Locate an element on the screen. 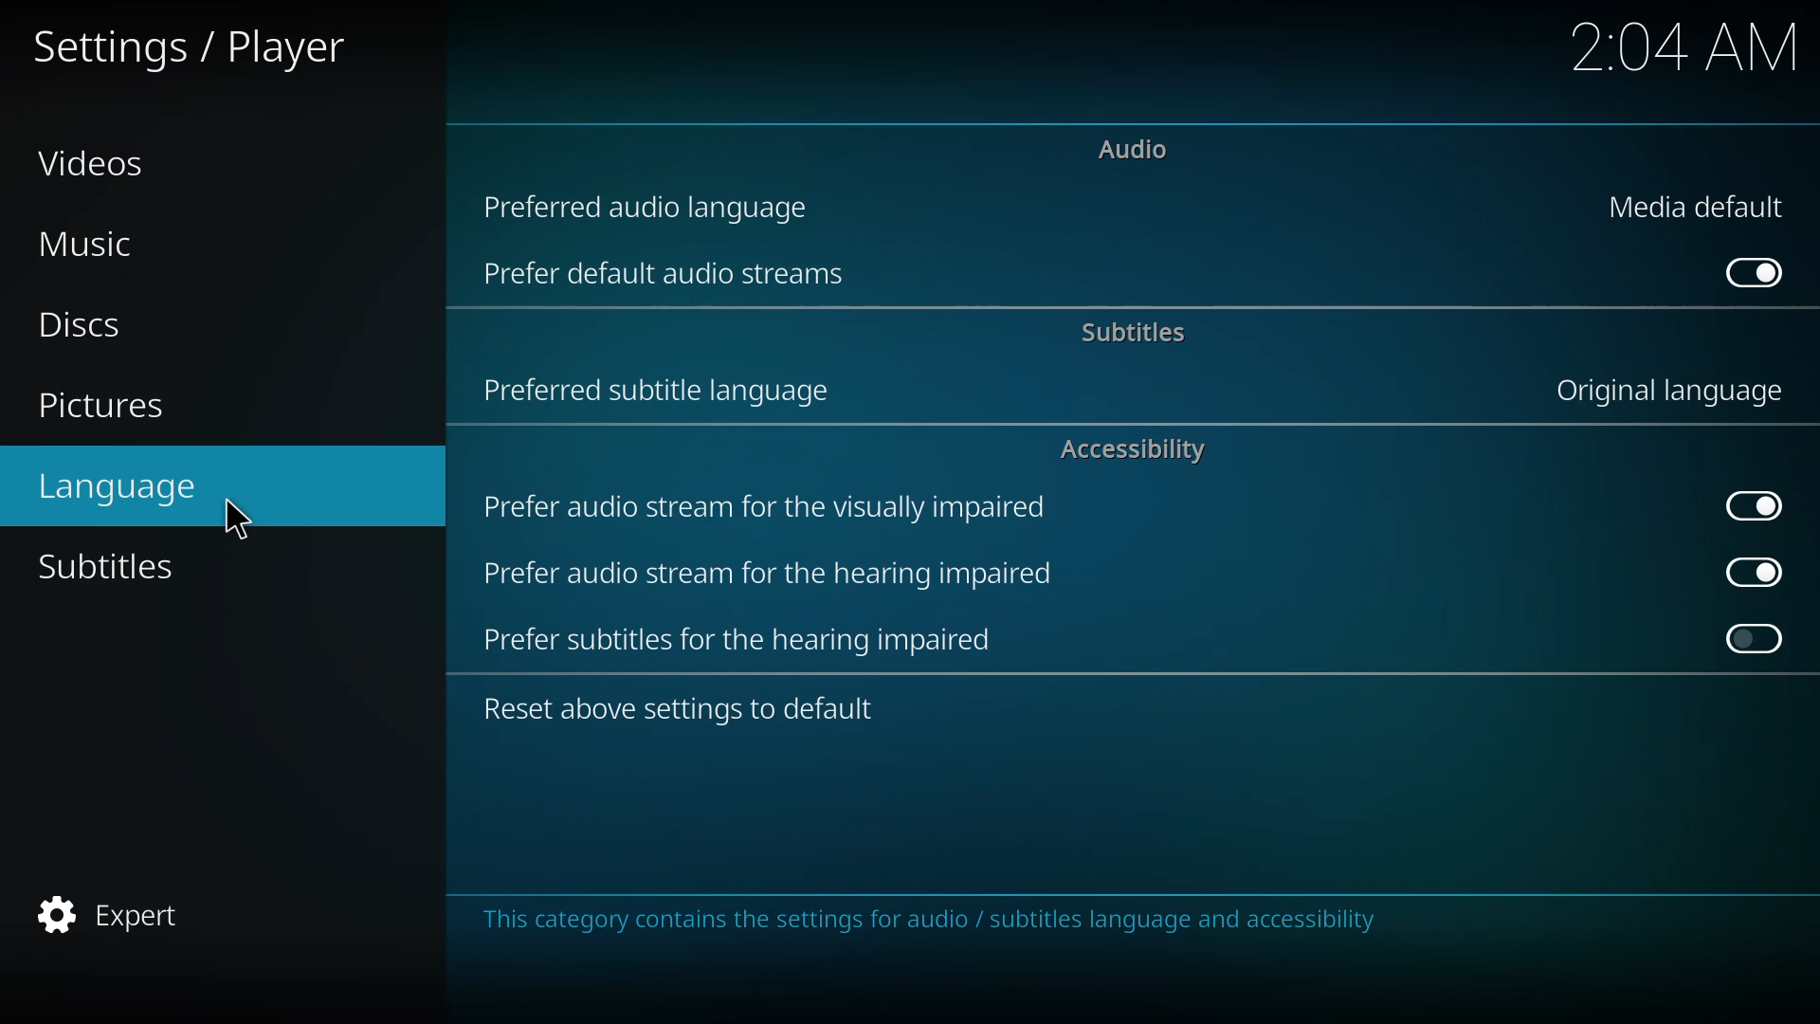  prefer audio stream for hearing impaired is located at coordinates (775, 574).